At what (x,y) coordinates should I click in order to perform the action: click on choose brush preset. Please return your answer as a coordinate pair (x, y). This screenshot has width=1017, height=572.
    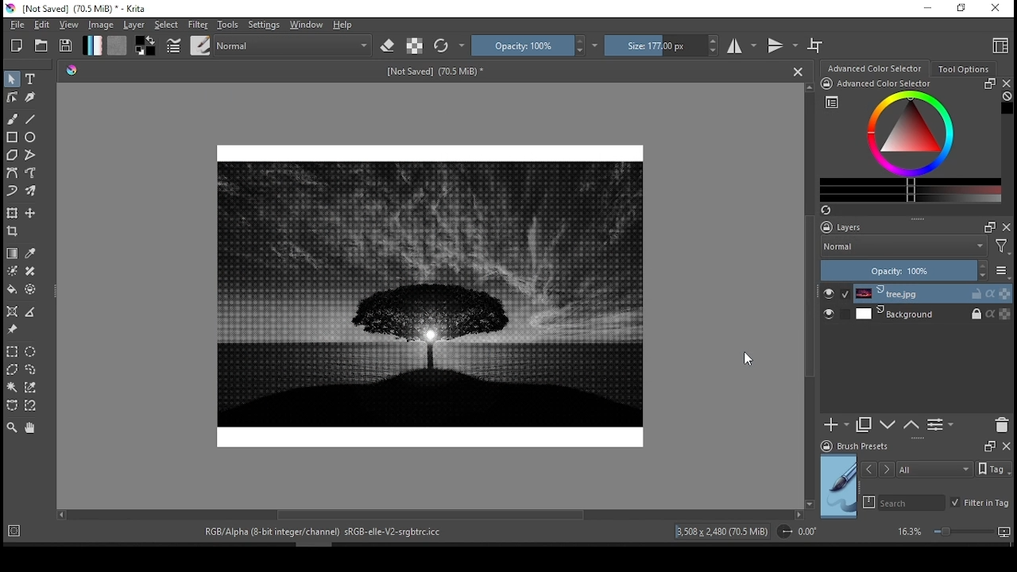
    Looking at the image, I should click on (200, 45).